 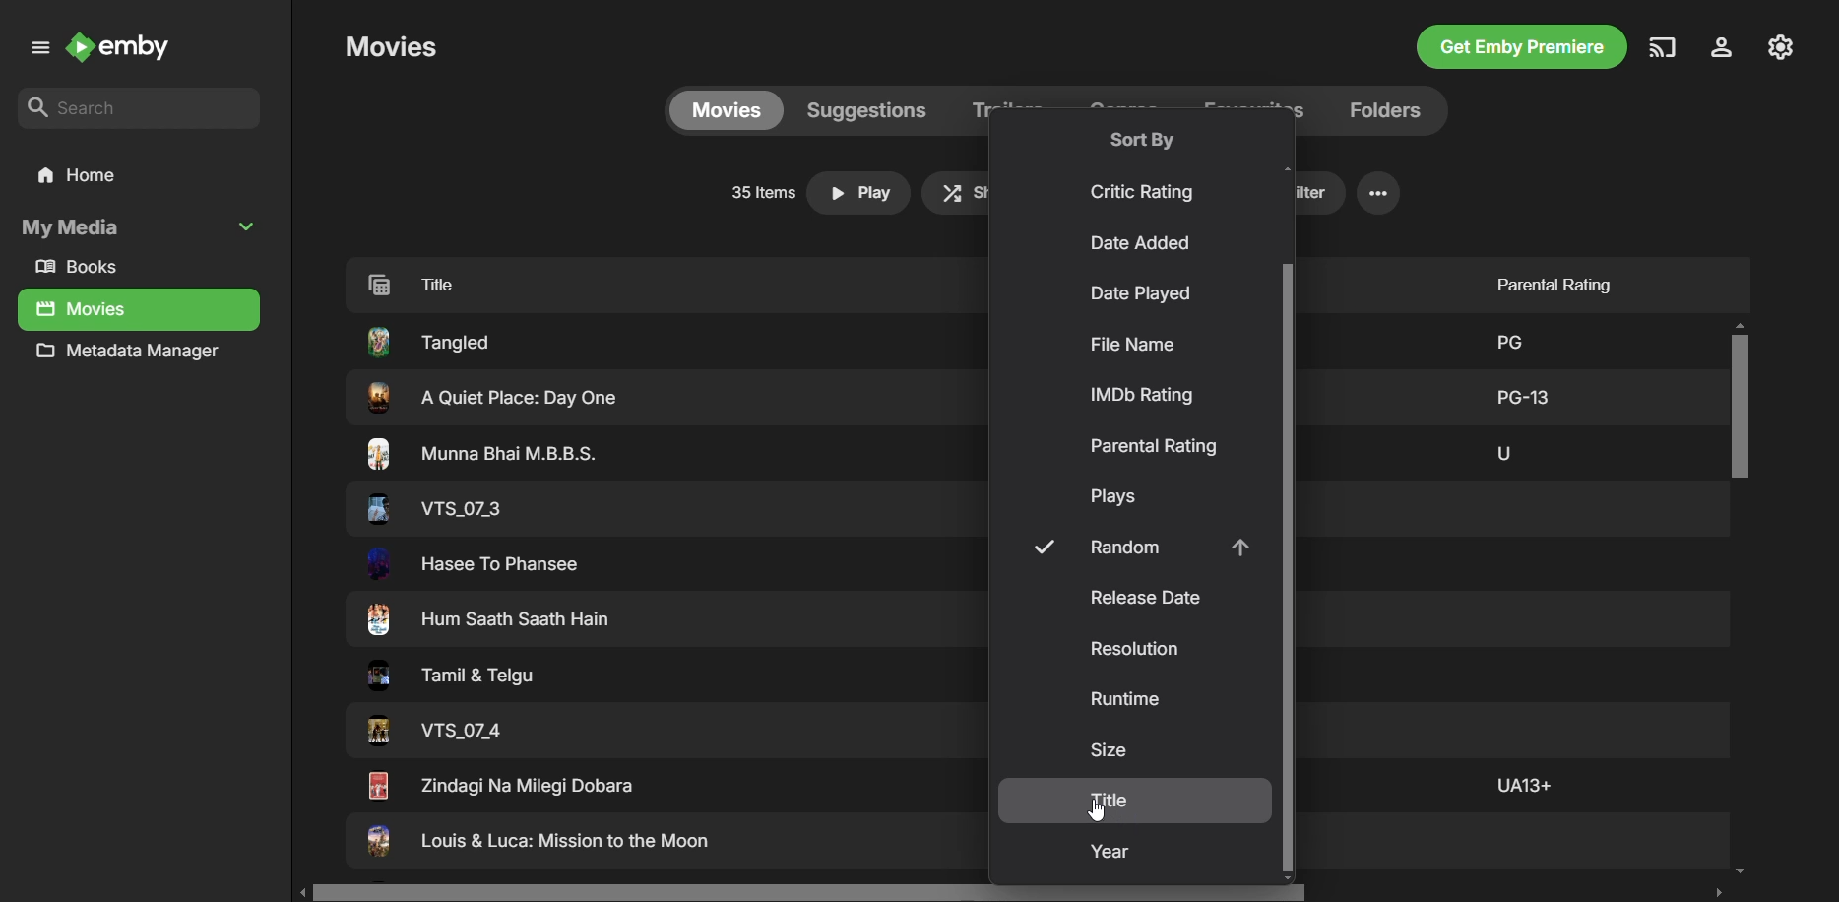 What do you see at coordinates (1112, 854) in the screenshot?
I see `Year` at bounding box center [1112, 854].